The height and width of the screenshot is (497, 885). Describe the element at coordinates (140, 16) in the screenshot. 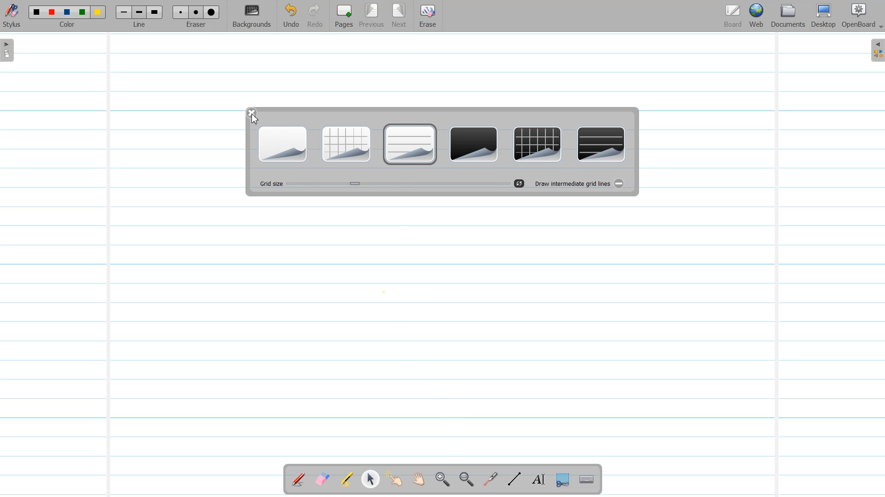

I see `Line` at that location.